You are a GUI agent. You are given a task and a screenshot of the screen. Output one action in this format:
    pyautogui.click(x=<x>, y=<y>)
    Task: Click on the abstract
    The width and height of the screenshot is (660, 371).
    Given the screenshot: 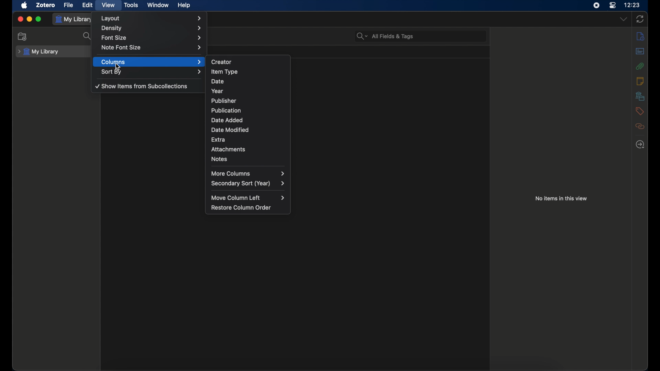 What is the action you would take?
    pyautogui.click(x=640, y=51)
    